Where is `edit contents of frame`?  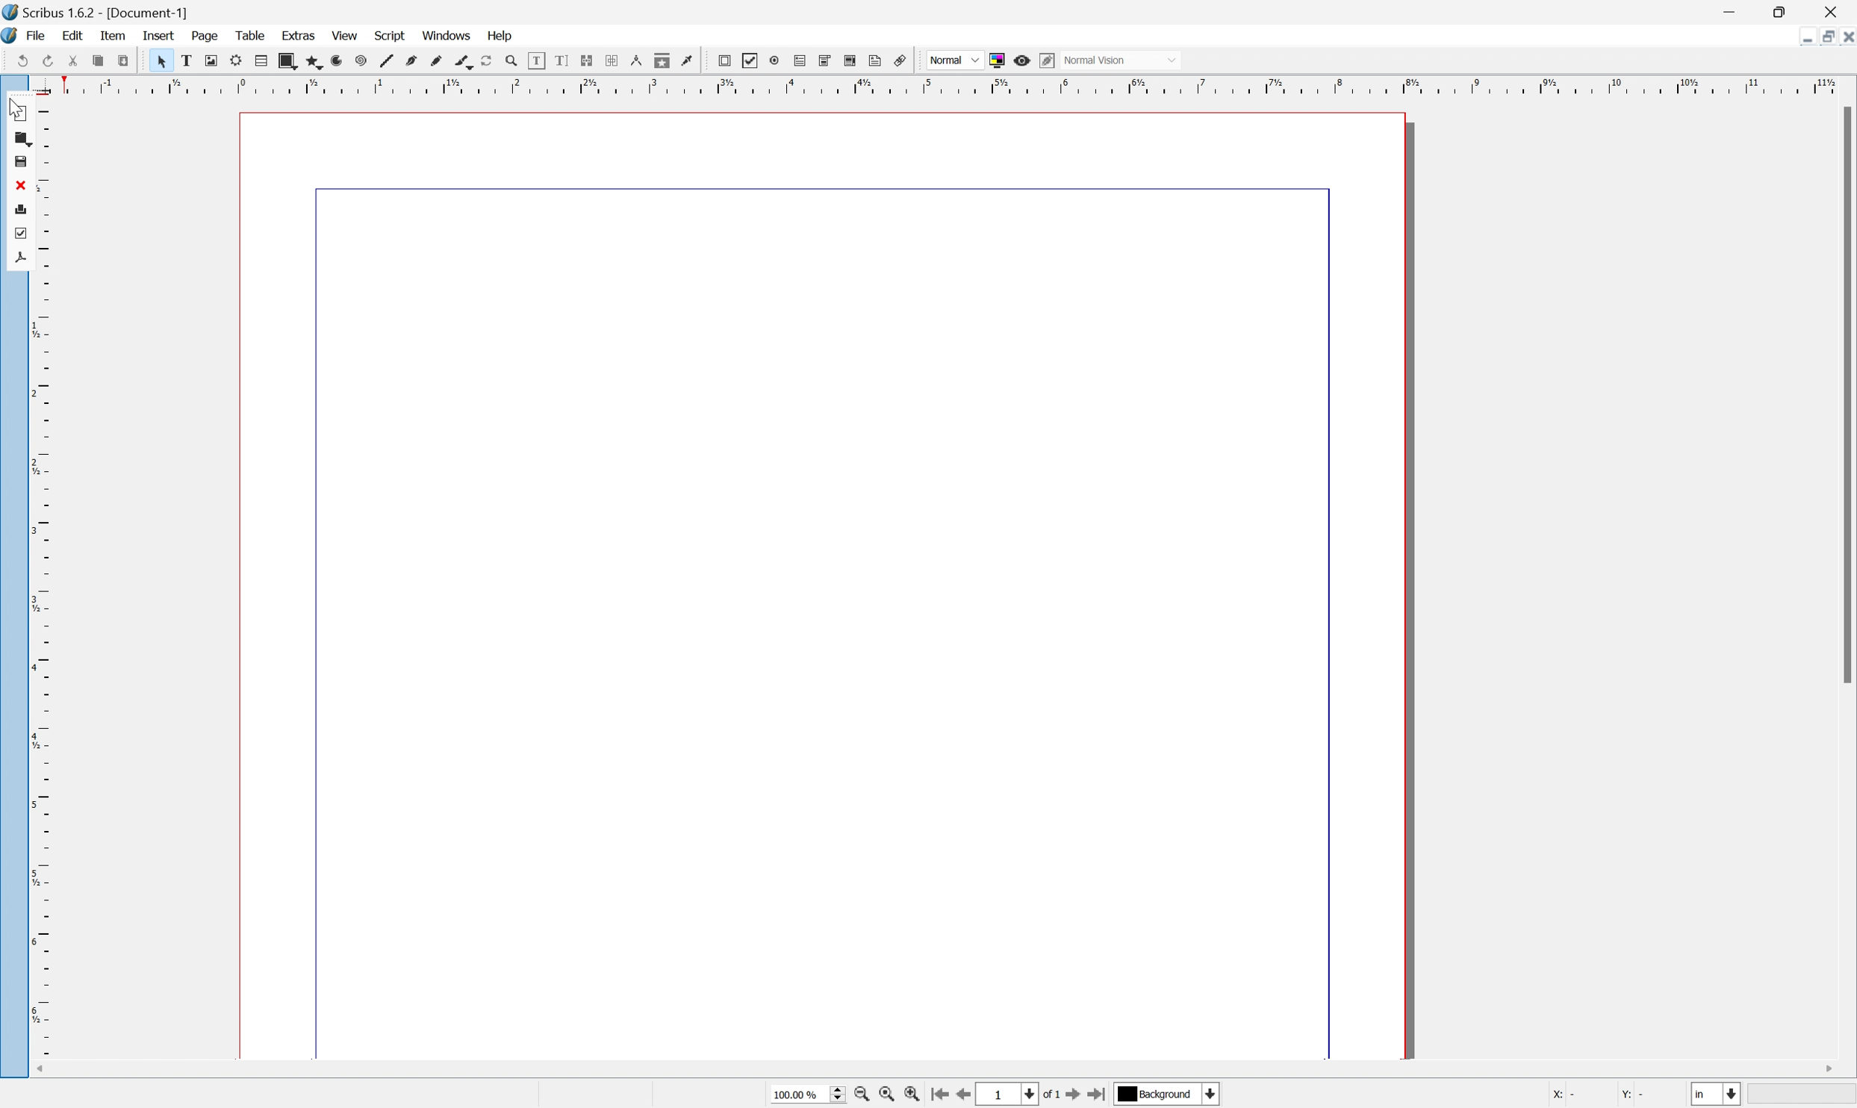
edit contents of frame is located at coordinates (723, 61).